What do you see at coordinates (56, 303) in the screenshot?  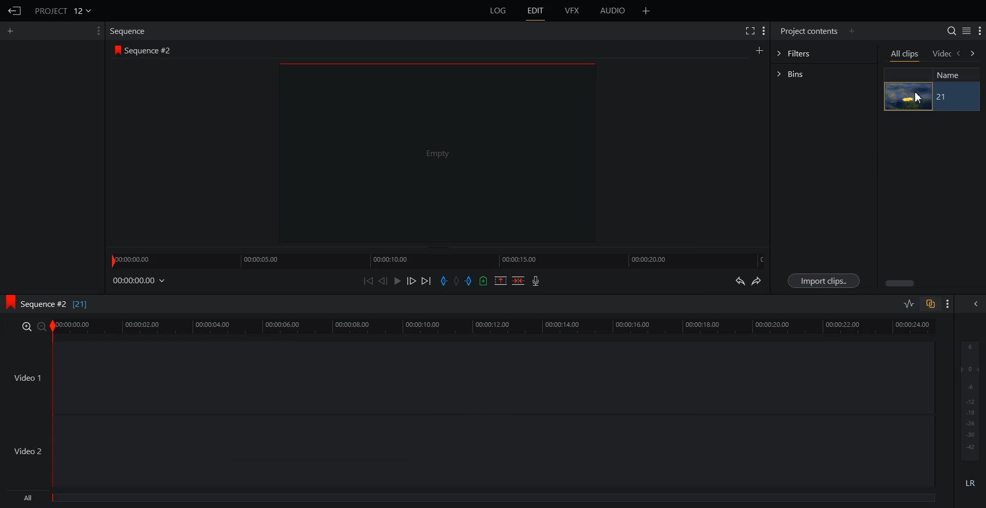 I see `Sequence #2 [21]` at bounding box center [56, 303].